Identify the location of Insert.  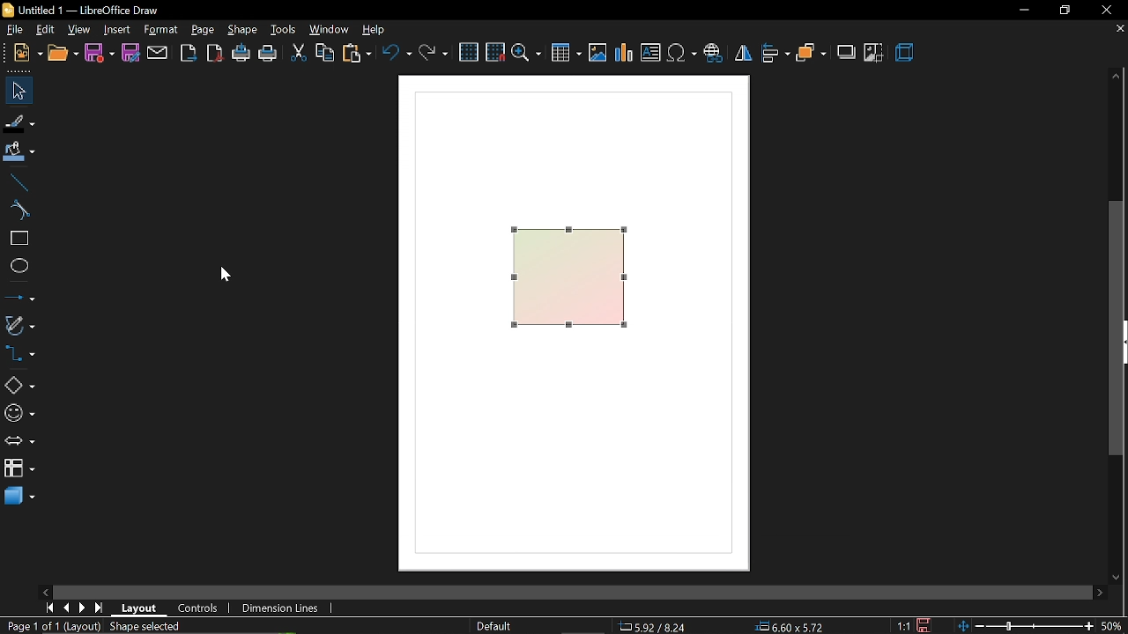
(118, 30).